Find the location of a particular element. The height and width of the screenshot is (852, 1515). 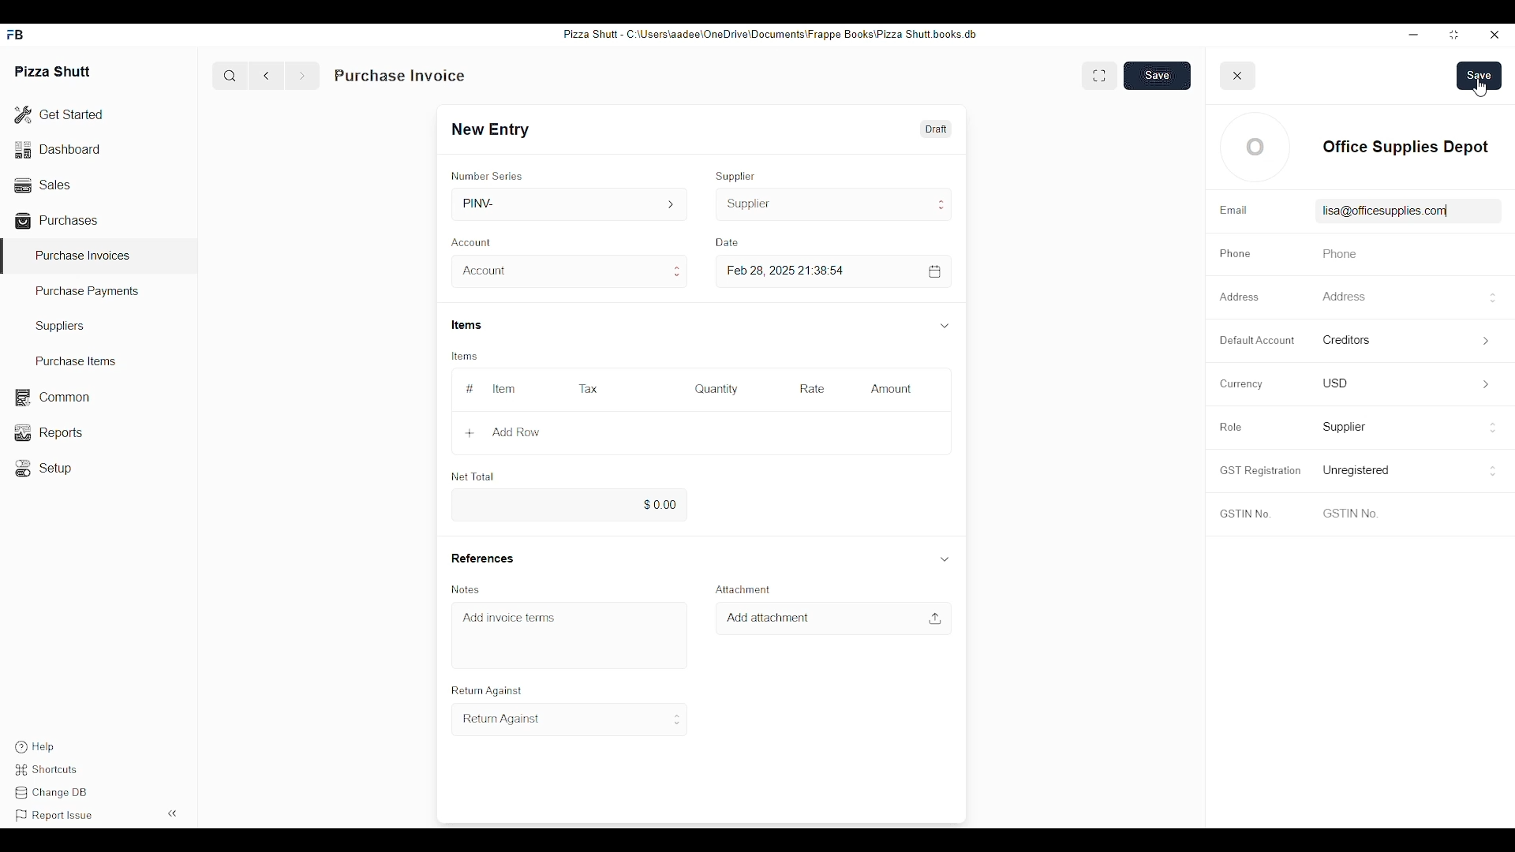

Pizza Shutt is located at coordinates (54, 70).